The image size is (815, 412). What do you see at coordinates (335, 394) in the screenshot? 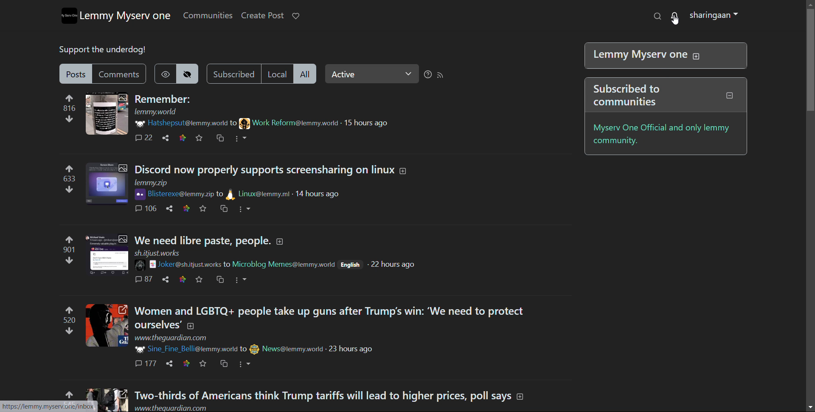
I see `Post on "Two-thirds of Americans think Trump tarrifs will lead to higher prices,poll says"` at bounding box center [335, 394].